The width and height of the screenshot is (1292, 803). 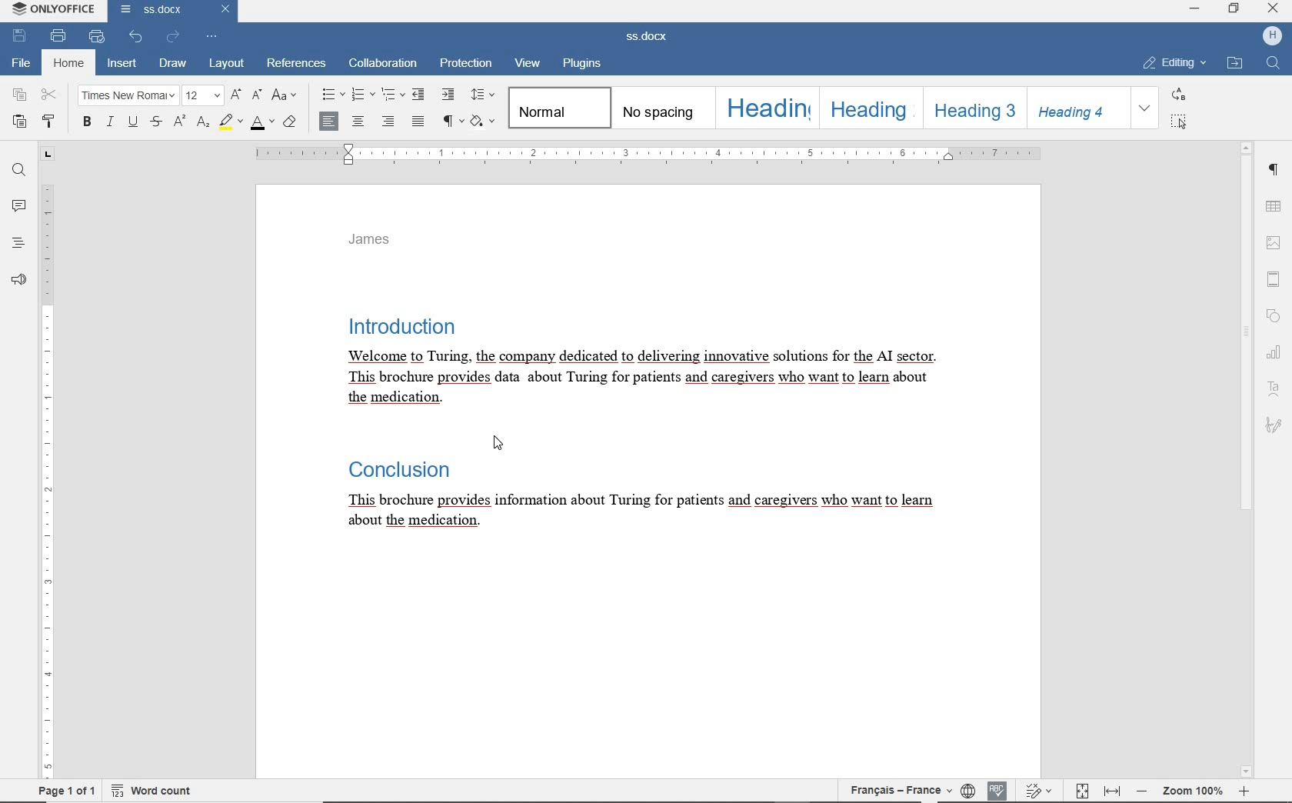 I want to click on FIND, so click(x=19, y=170).